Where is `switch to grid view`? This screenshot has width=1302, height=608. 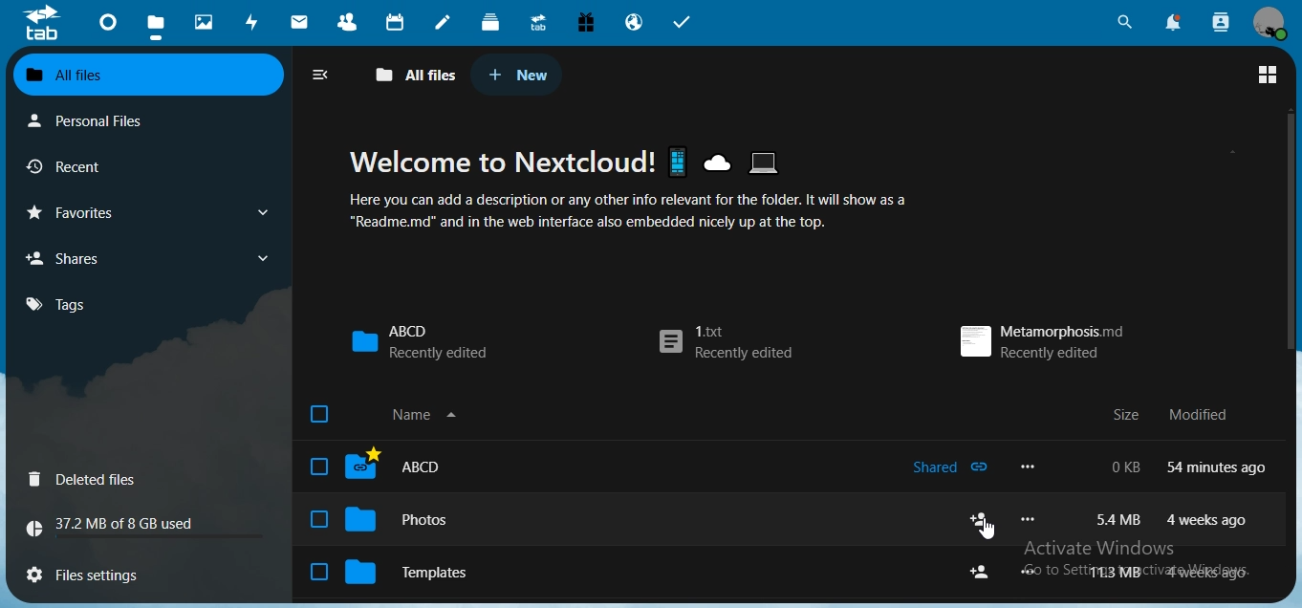 switch to grid view is located at coordinates (1268, 76).